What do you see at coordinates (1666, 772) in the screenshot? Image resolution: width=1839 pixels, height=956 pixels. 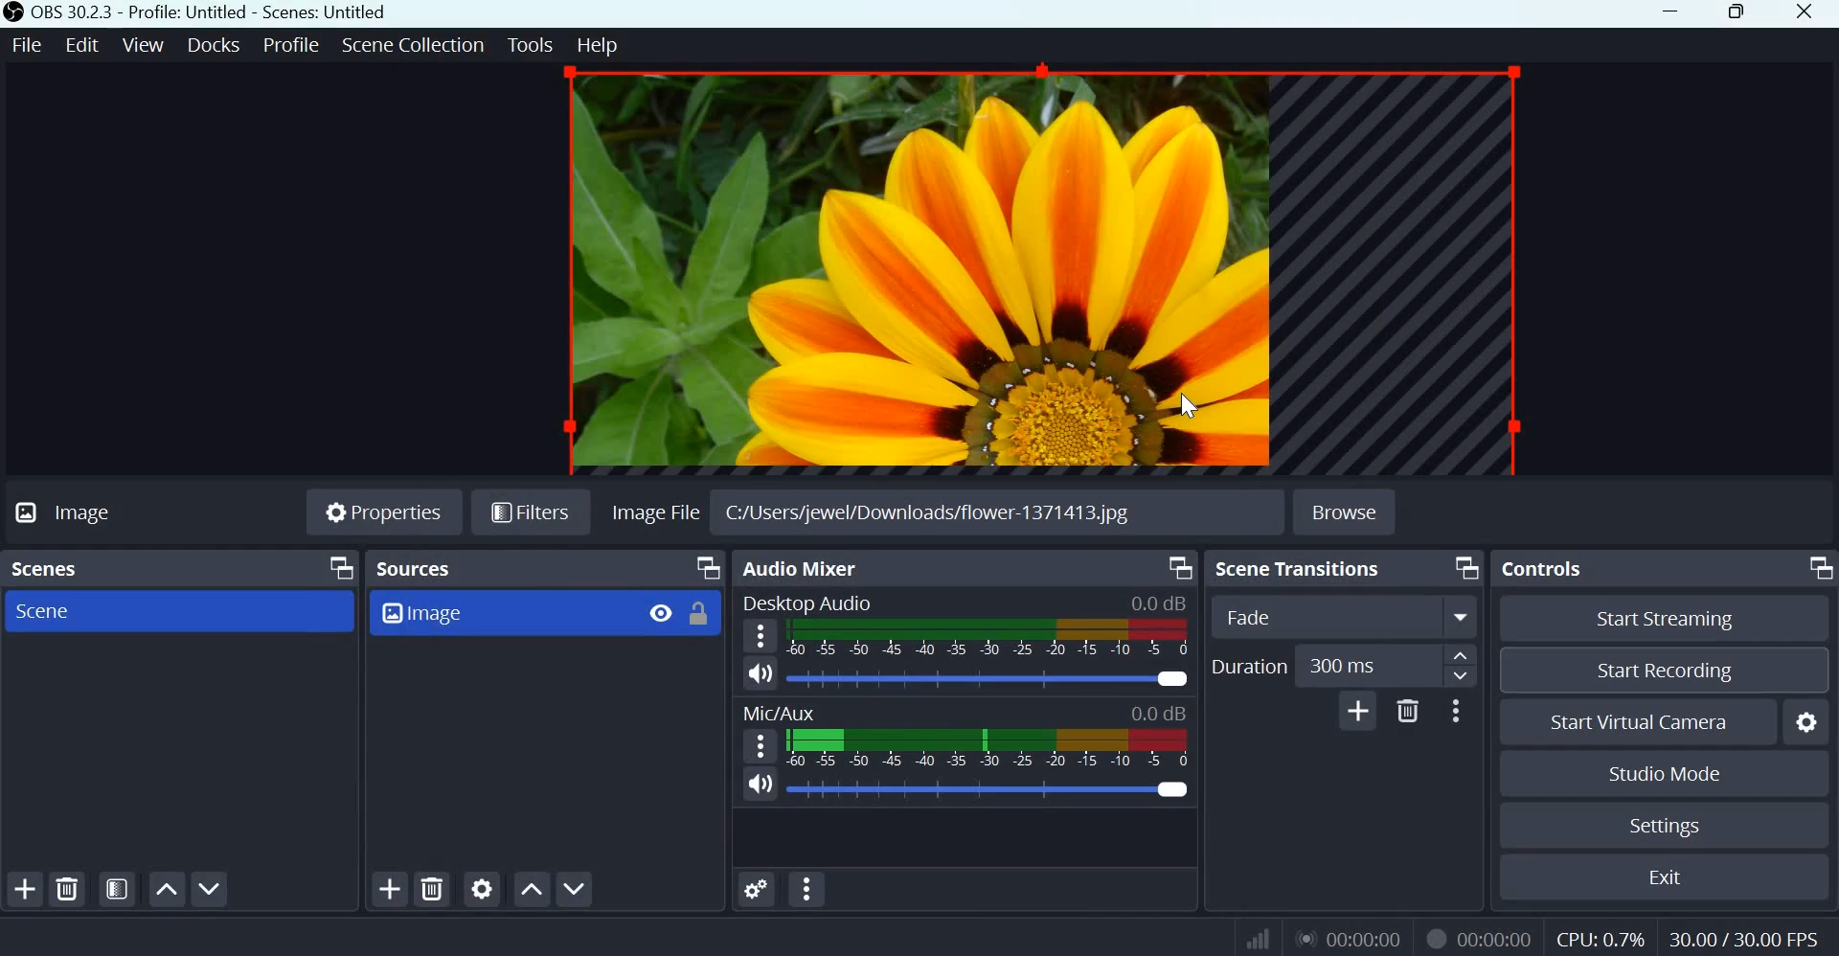 I see `Studio mode` at bounding box center [1666, 772].